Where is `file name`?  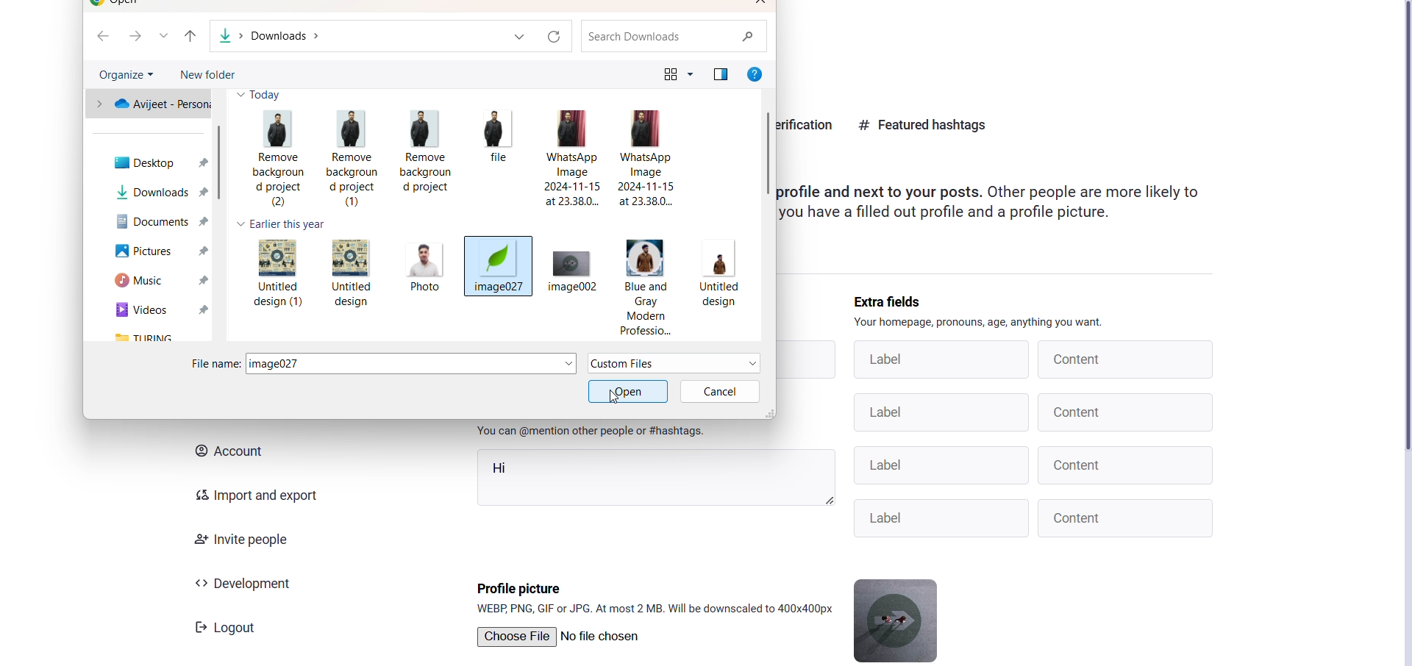
file name is located at coordinates (215, 362).